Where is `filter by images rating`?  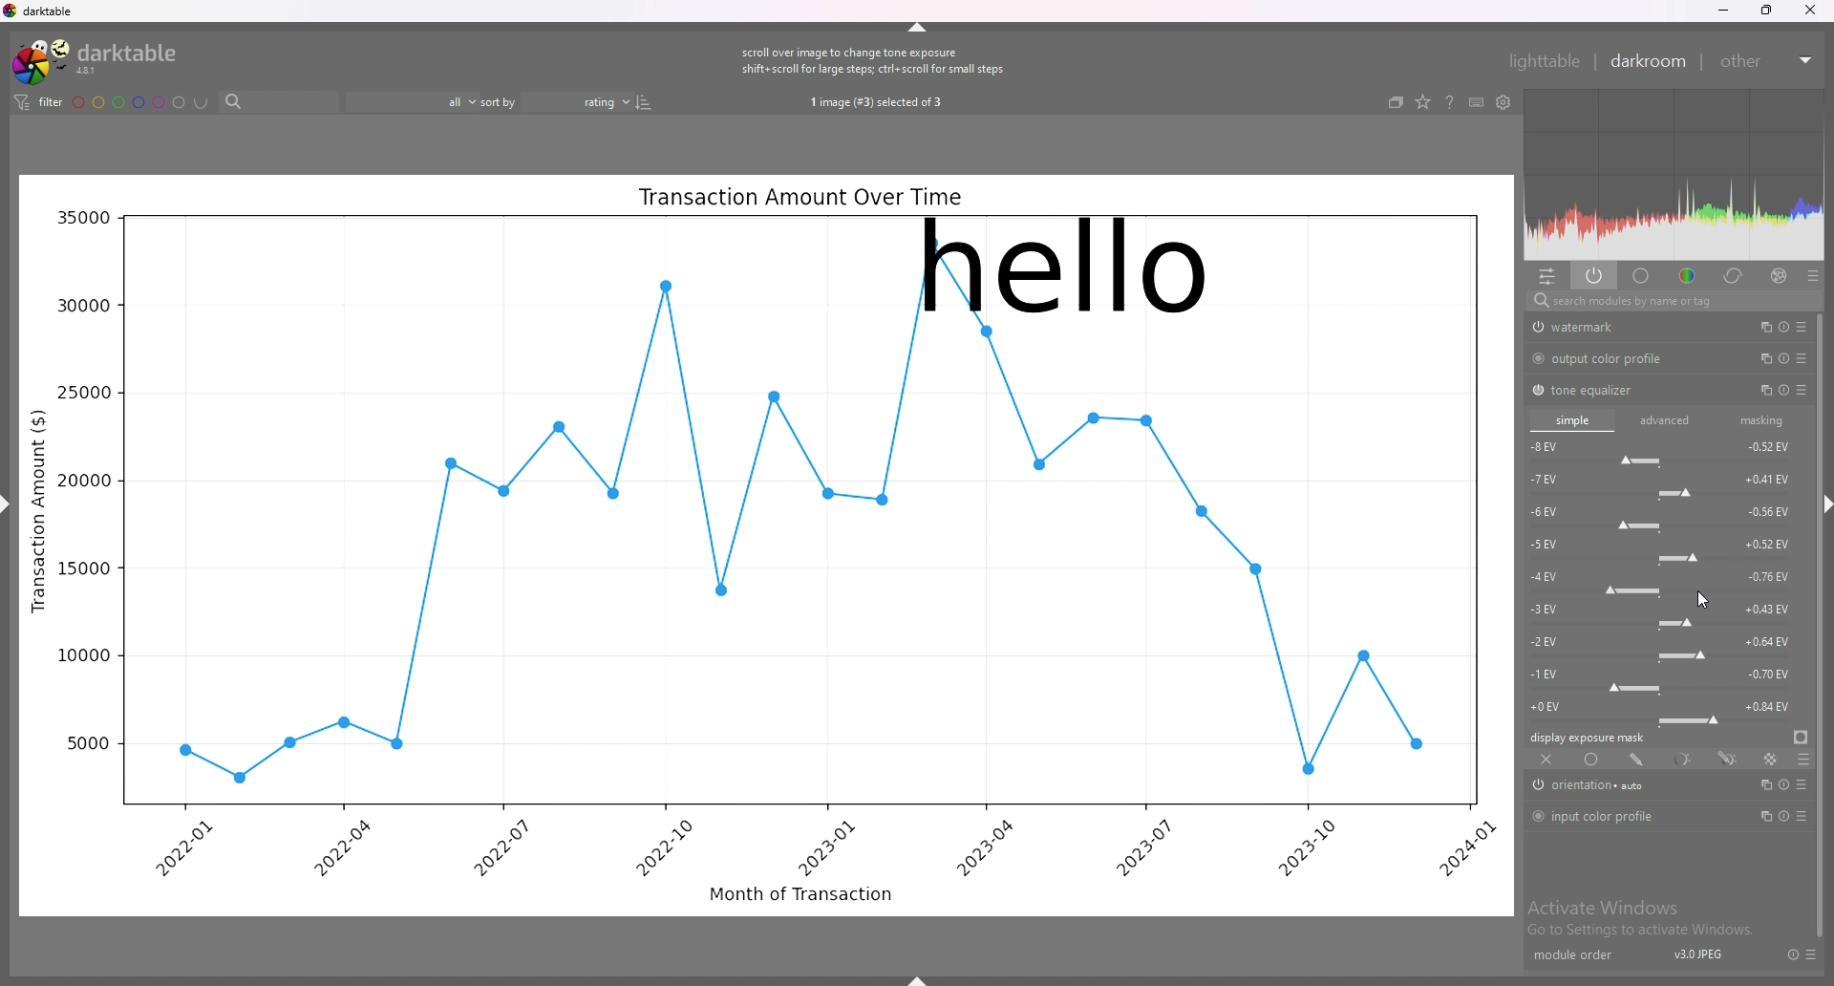
filter by images rating is located at coordinates (411, 103).